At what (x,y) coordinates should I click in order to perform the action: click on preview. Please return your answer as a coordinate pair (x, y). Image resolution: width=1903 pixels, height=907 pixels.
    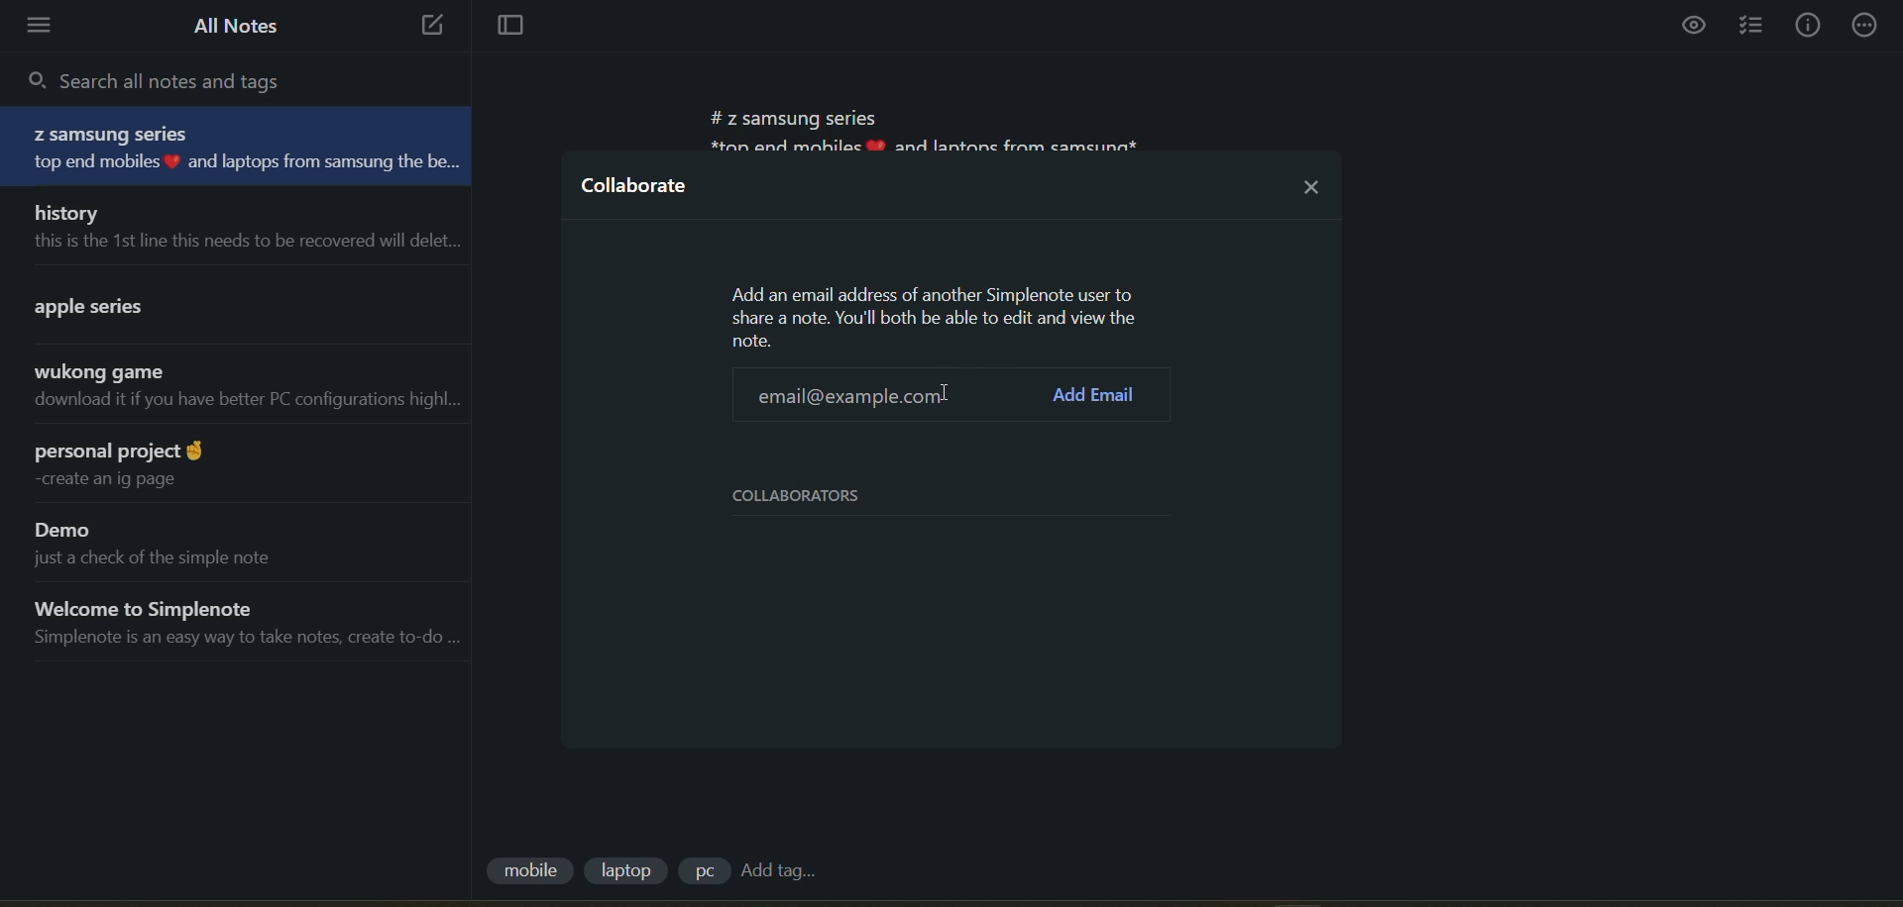
    Looking at the image, I should click on (1696, 28).